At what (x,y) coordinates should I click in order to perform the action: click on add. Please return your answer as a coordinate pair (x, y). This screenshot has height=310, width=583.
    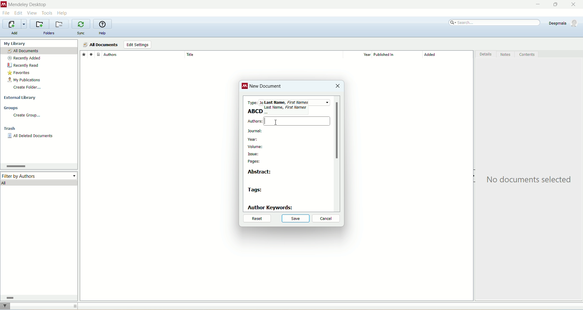
    Looking at the image, I should click on (14, 33).